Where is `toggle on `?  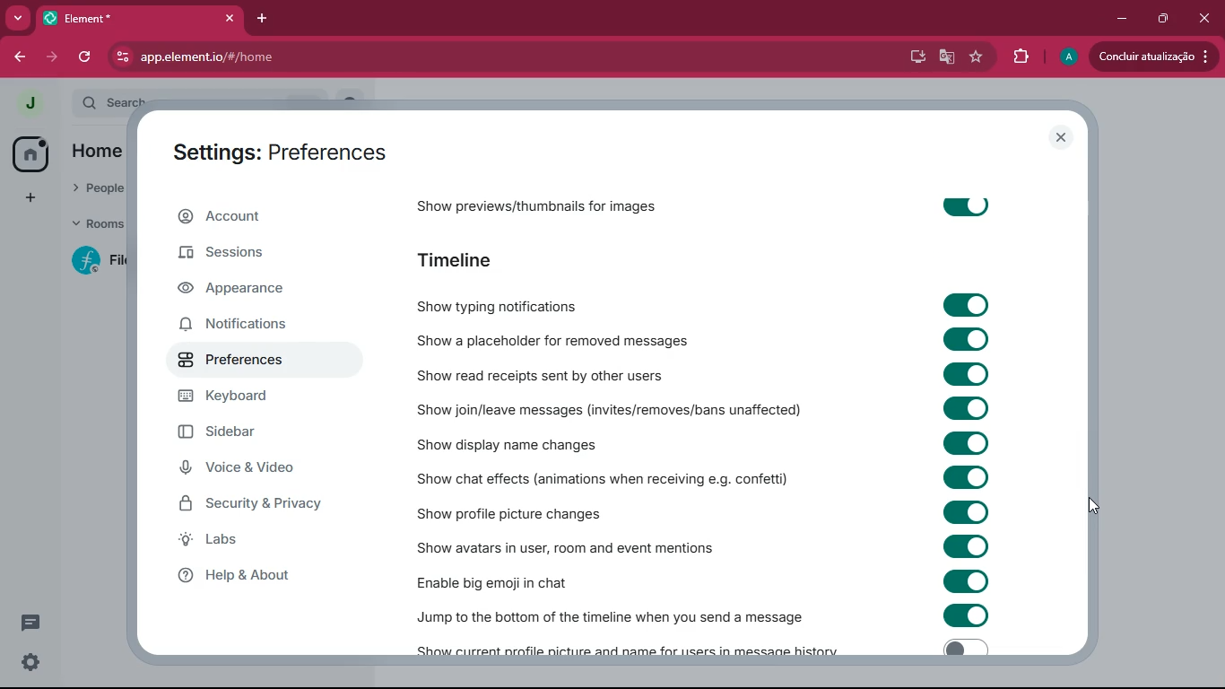
toggle on  is located at coordinates (965, 442).